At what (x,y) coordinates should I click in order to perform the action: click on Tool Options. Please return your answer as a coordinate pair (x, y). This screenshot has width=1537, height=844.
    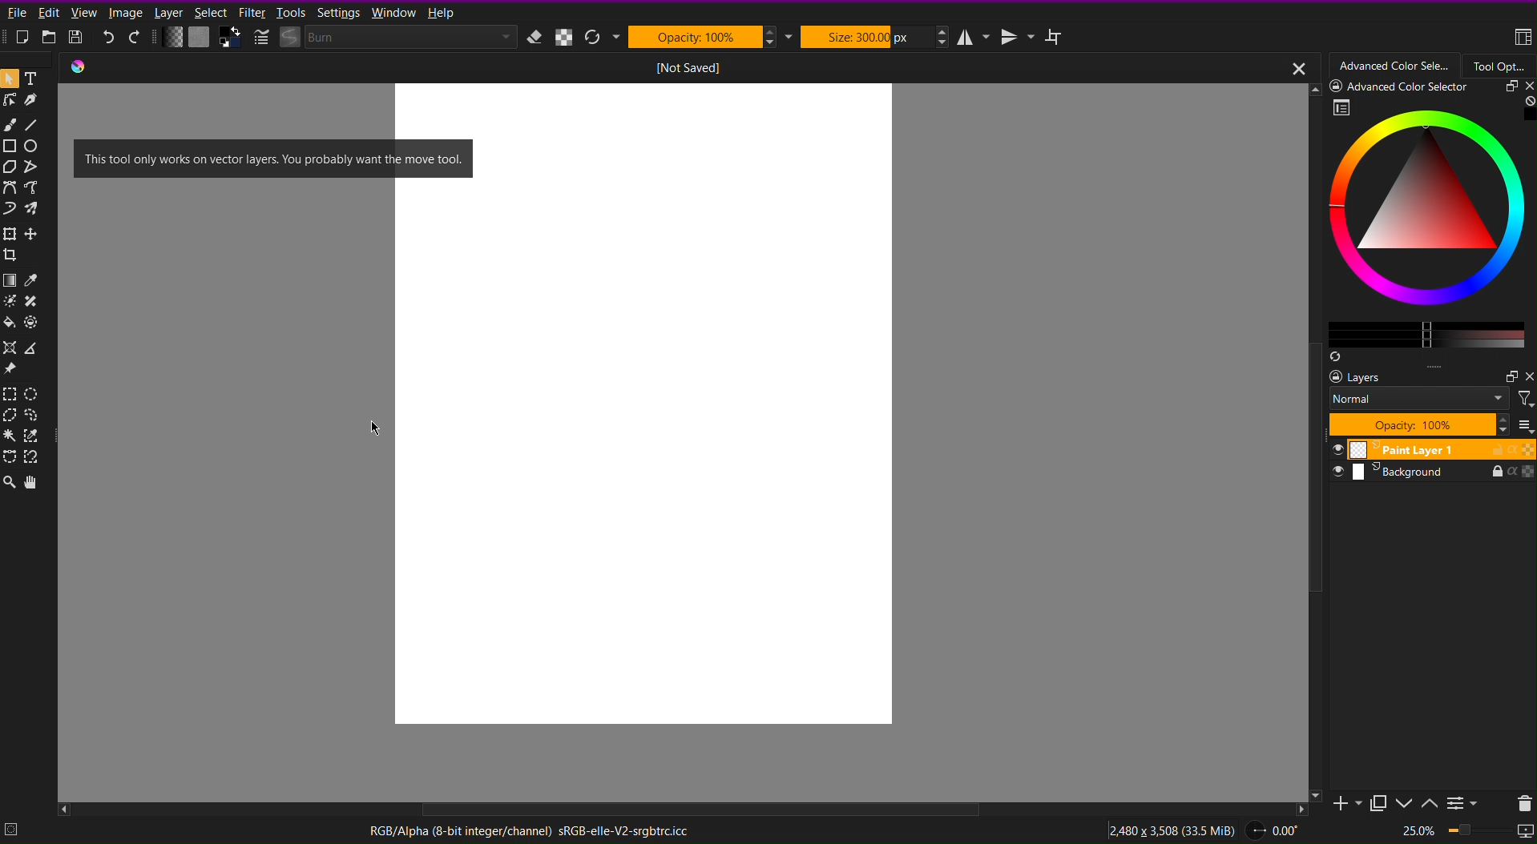
    Looking at the image, I should click on (1499, 66).